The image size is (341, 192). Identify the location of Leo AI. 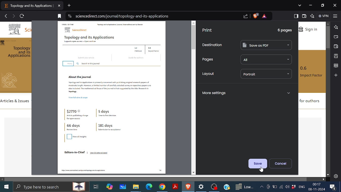
(335, 27).